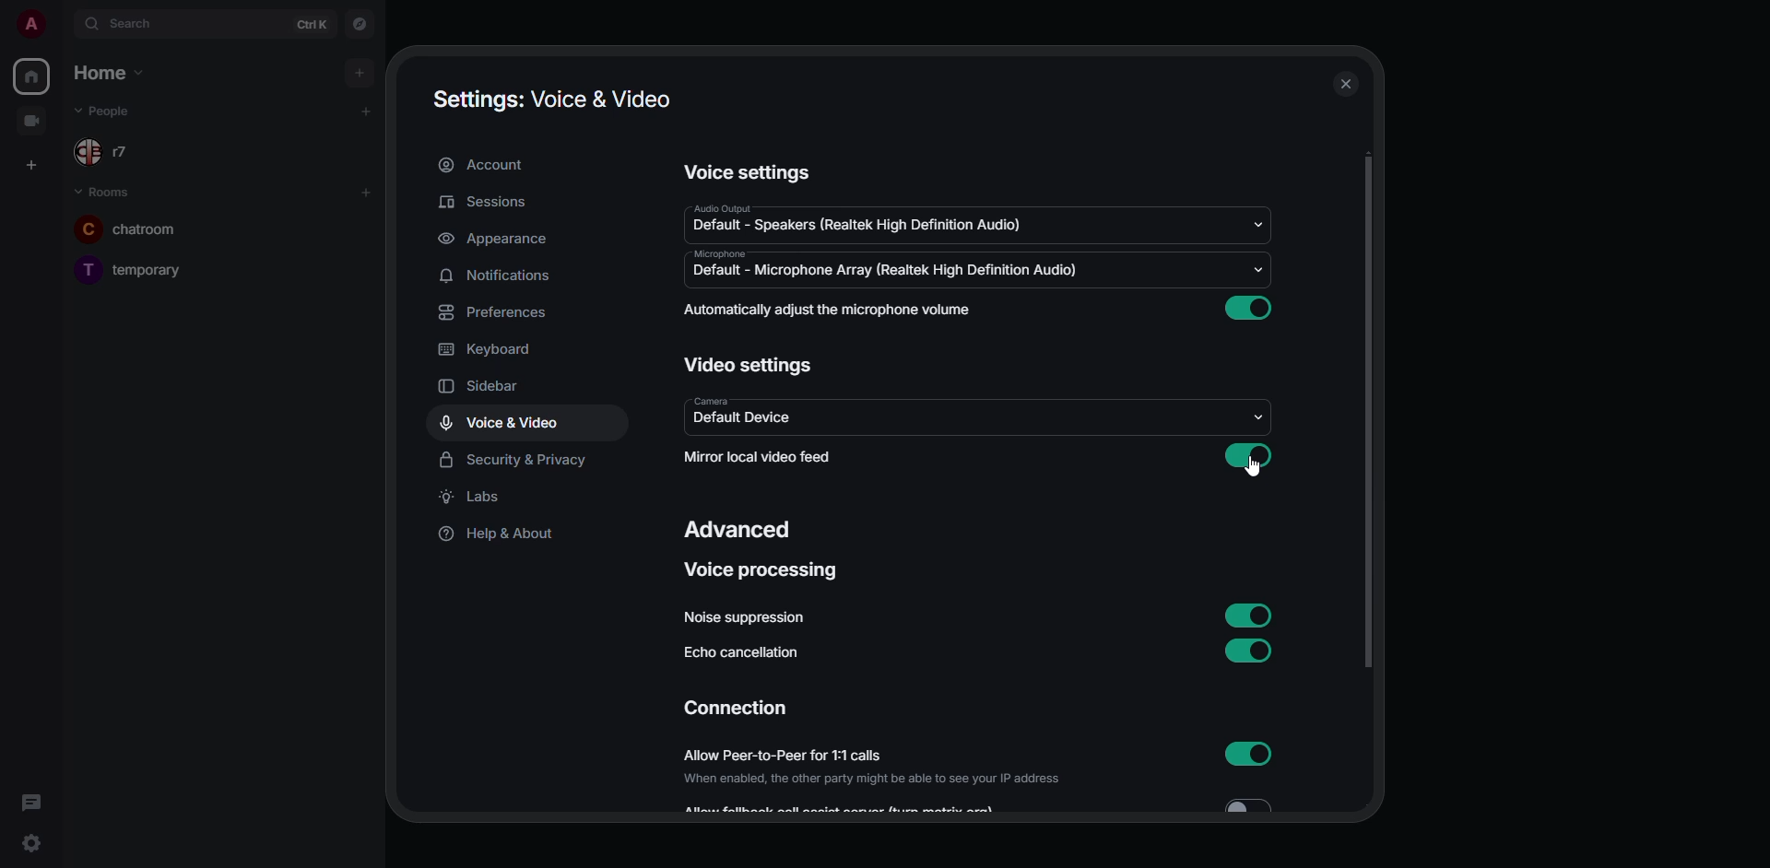 The height and width of the screenshot is (868, 1770). I want to click on enabled, so click(1252, 750).